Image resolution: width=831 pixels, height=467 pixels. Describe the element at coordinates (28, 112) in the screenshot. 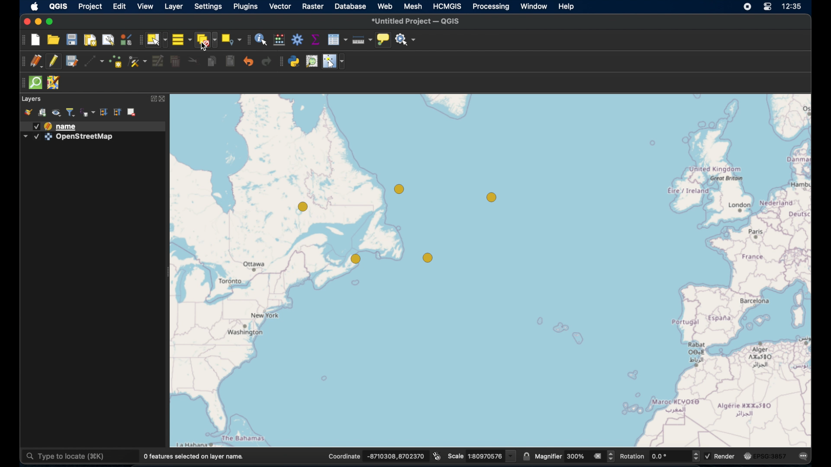

I see `open layer styling panel` at that location.